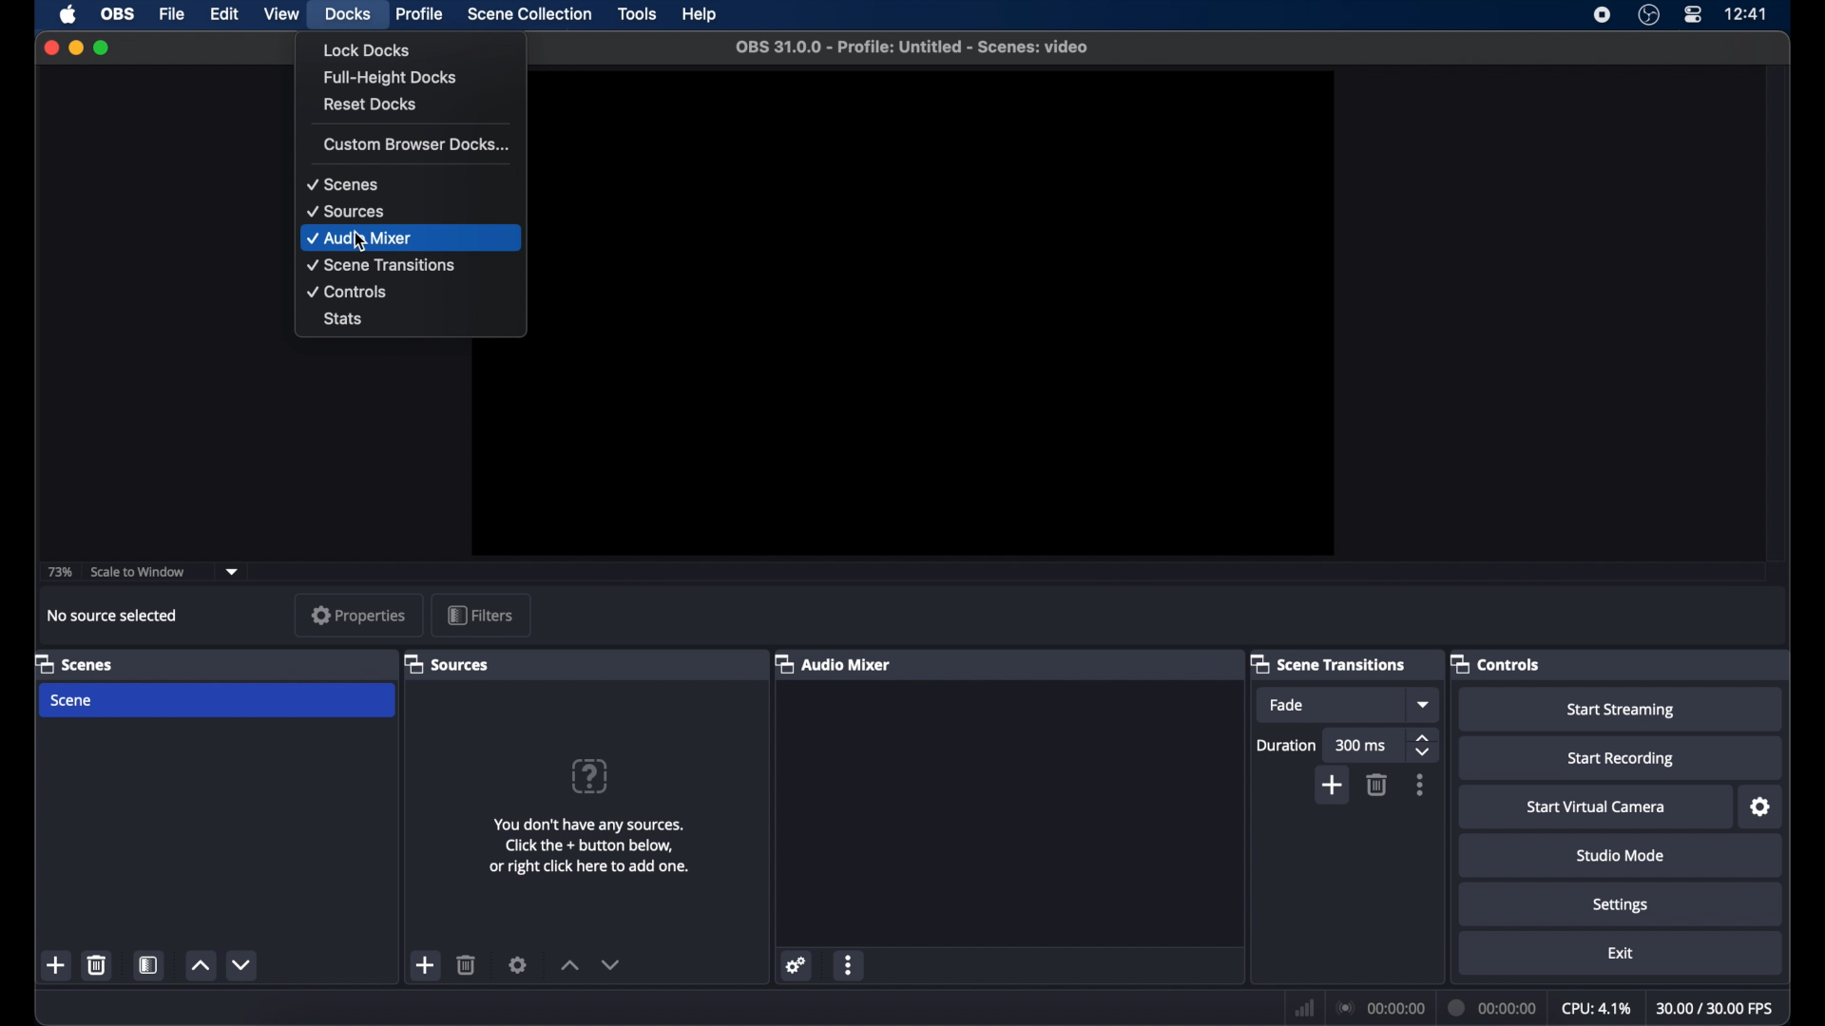 This screenshot has width=1825, height=1026. Describe the element at coordinates (480, 614) in the screenshot. I see `filters` at that location.